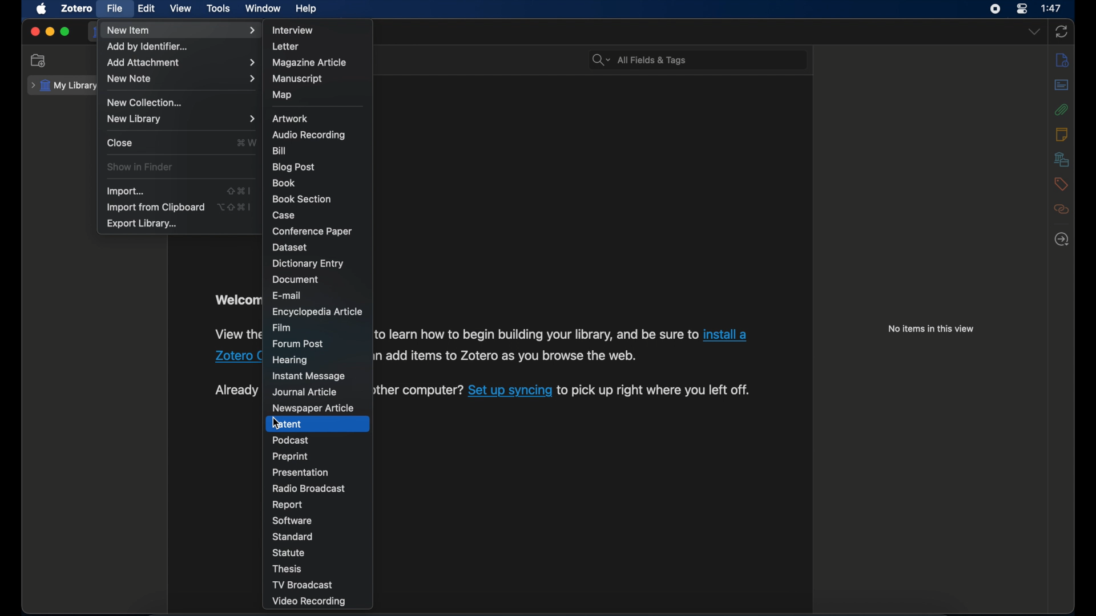 This screenshot has width=1096, height=616. Describe the element at coordinates (299, 344) in the screenshot. I see `forum post` at that location.